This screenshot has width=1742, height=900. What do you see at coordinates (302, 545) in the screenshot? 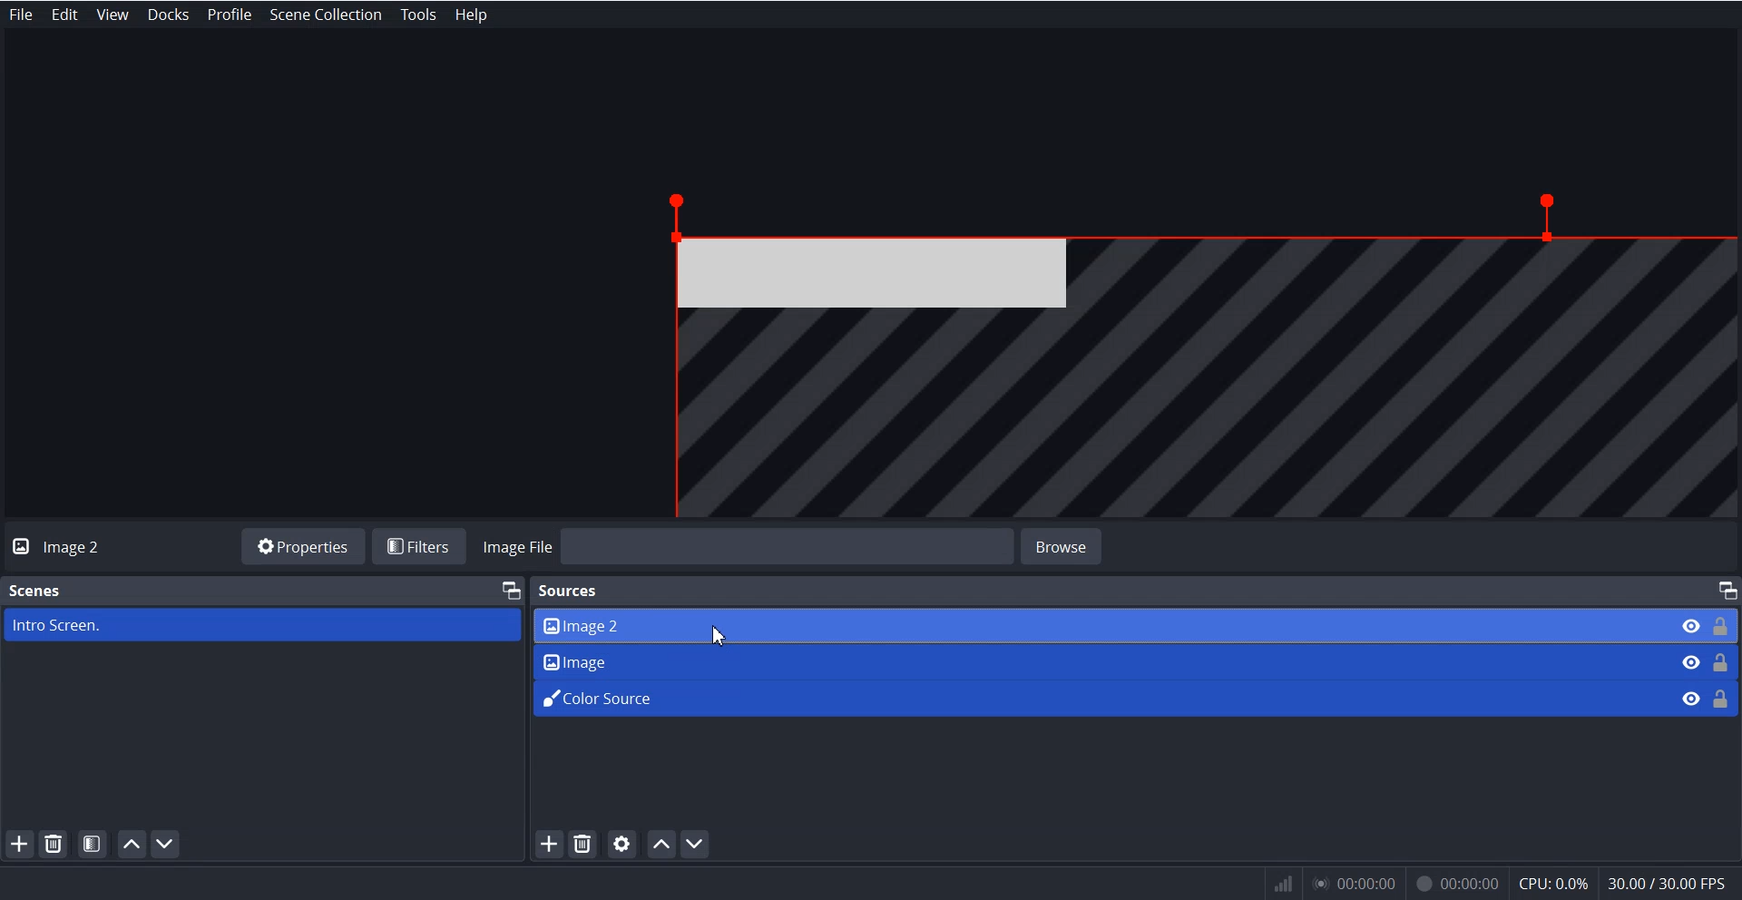
I see `Properties` at bounding box center [302, 545].